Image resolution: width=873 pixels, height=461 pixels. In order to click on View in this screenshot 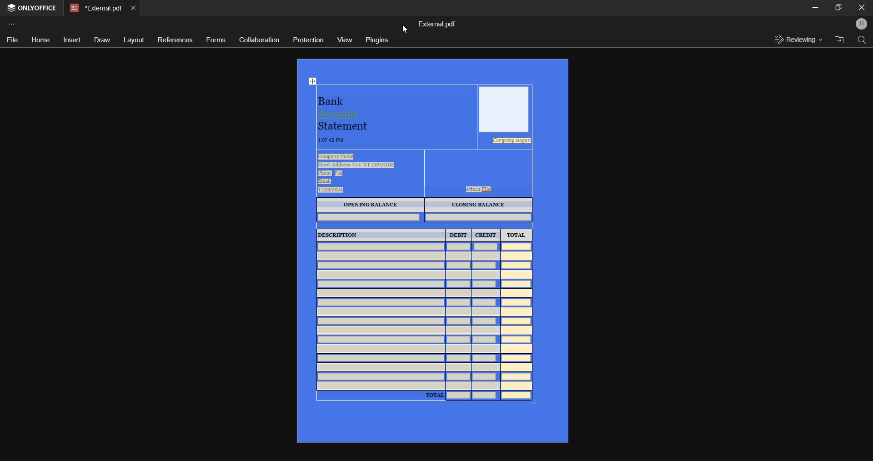, I will do `click(343, 39)`.